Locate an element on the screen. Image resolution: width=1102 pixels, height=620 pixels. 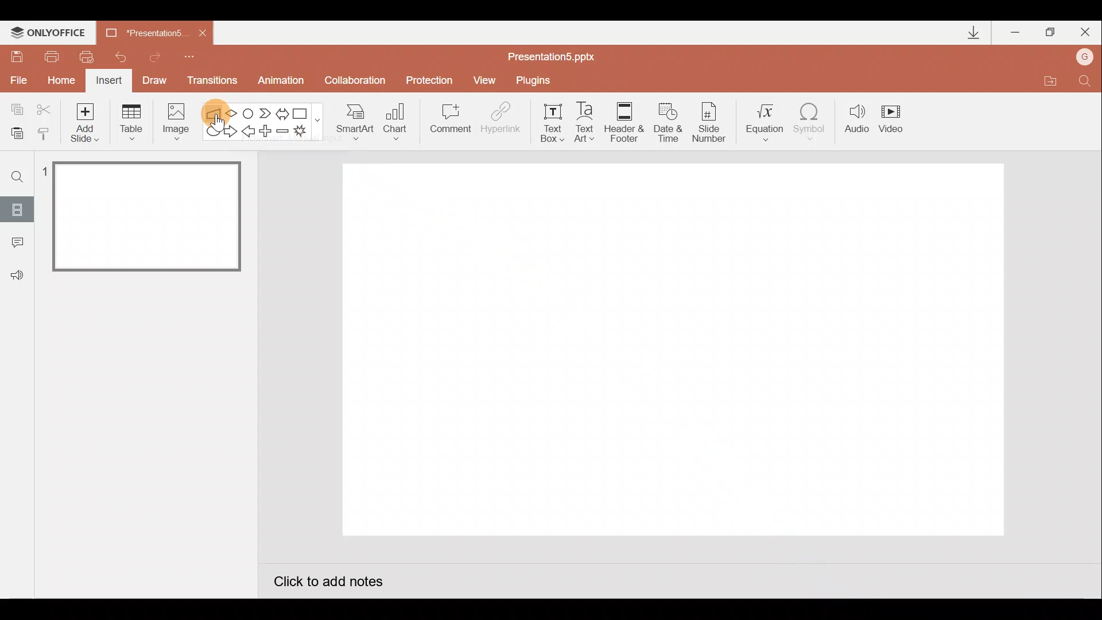
Plugins is located at coordinates (536, 80).